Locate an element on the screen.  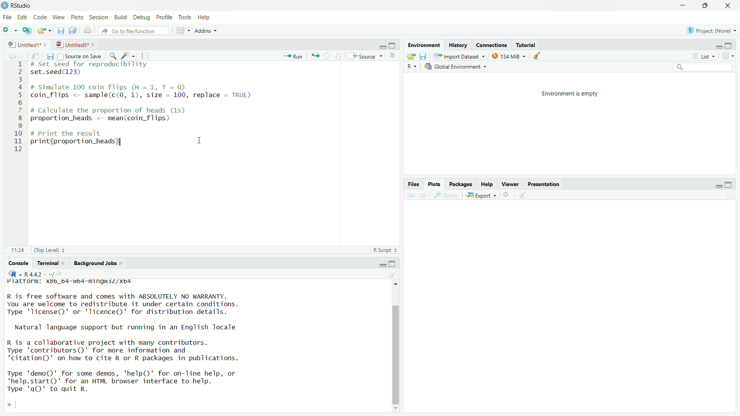
view is located at coordinates (59, 18).